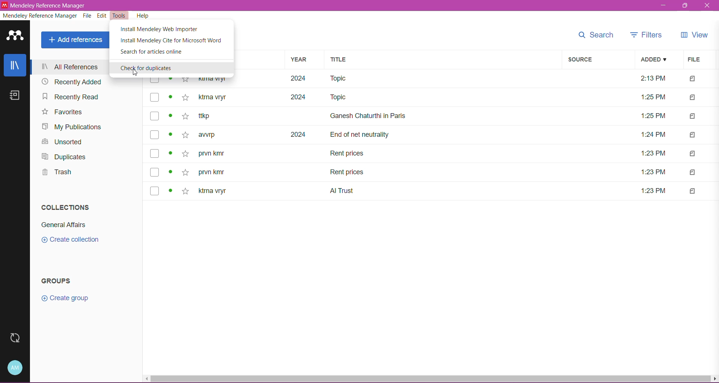 This screenshot has width=719, height=383. Describe the element at coordinates (119, 15) in the screenshot. I see `Tools` at that location.